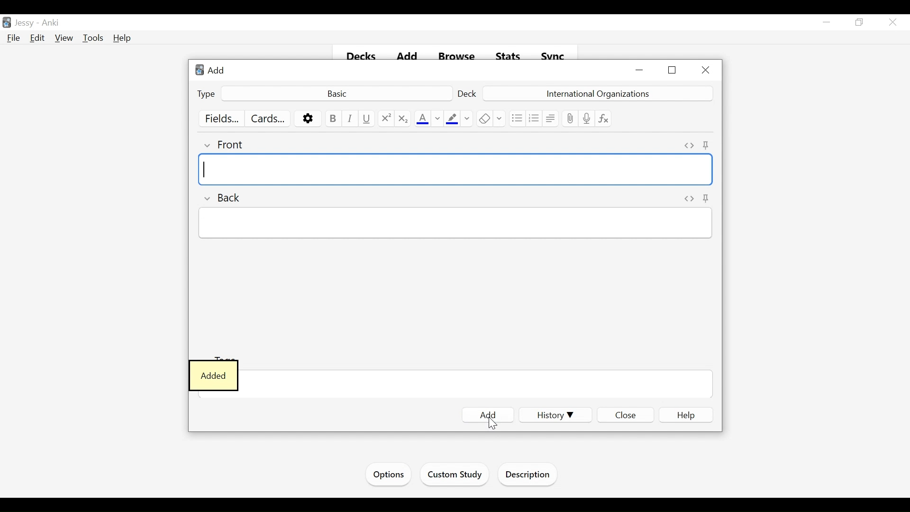 The image size is (910, 512). I want to click on Back Field, so click(455, 225).